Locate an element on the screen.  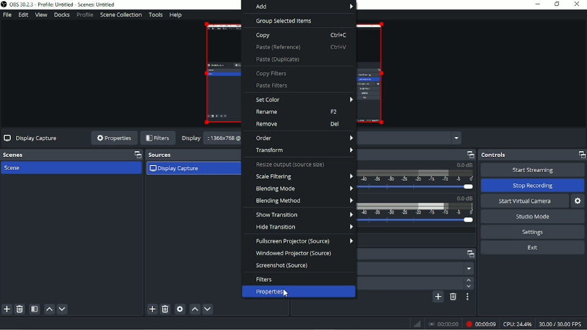
Minimize is located at coordinates (538, 4).